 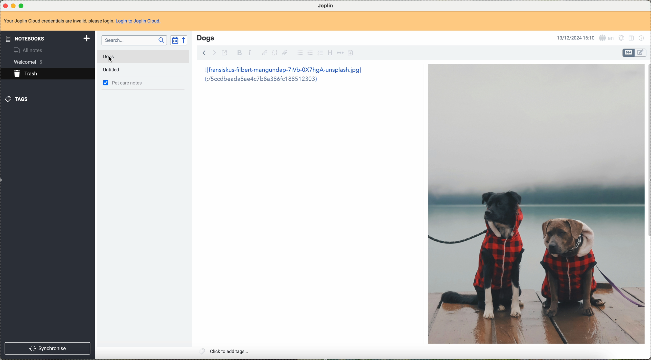 I want to click on horizontal rule, so click(x=340, y=53).